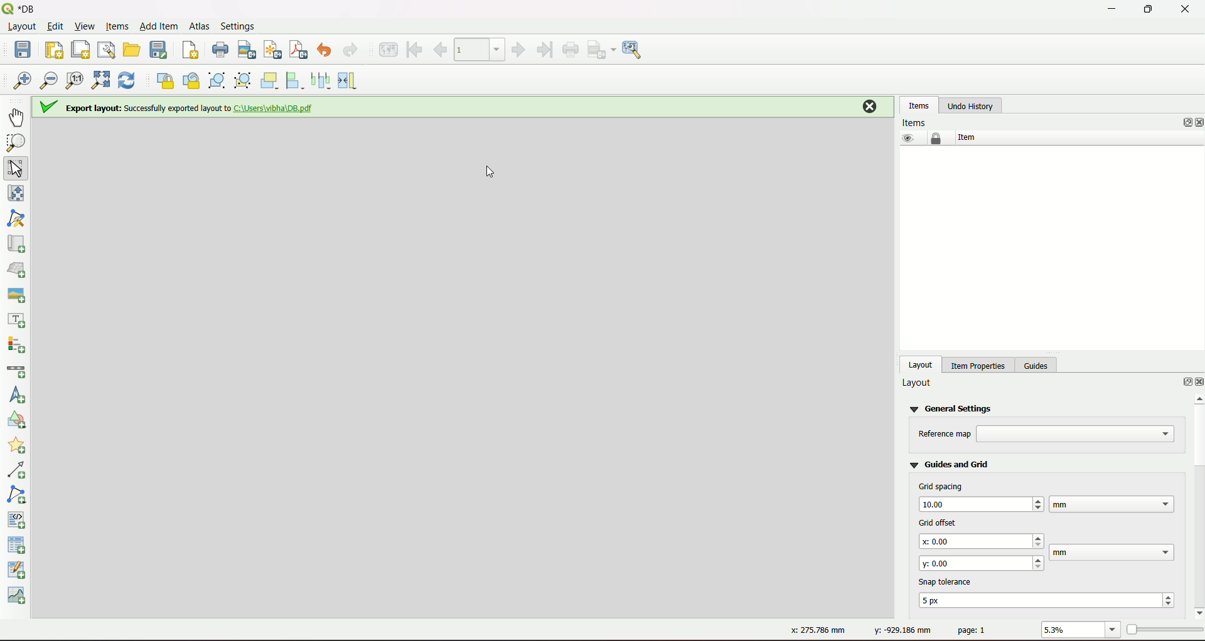  Describe the element at coordinates (970, 106) in the screenshot. I see `undo history` at that location.